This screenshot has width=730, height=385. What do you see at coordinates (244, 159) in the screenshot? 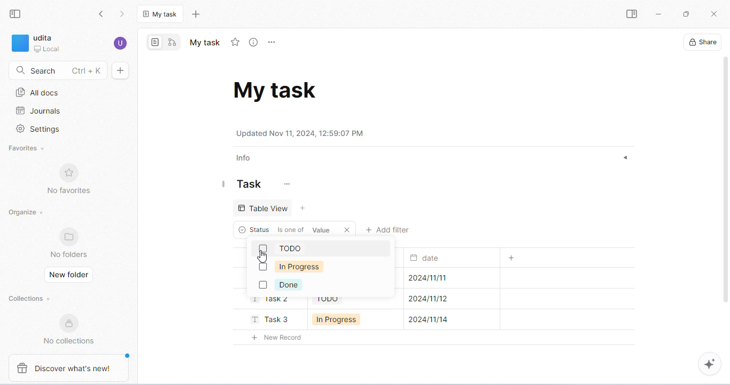
I see `info` at bounding box center [244, 159].